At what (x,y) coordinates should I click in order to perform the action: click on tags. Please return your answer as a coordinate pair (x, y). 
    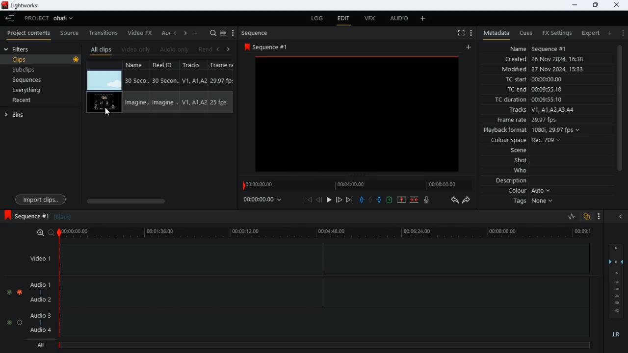
    Looking at the image, I should click on (531, 204).